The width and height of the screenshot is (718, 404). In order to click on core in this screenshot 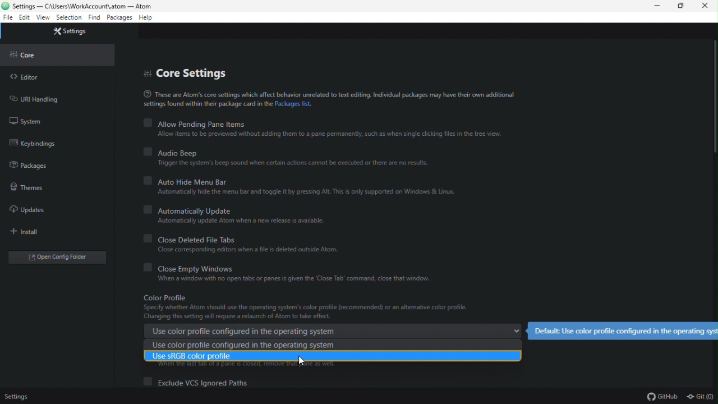, I will do `click(29, 57)`.